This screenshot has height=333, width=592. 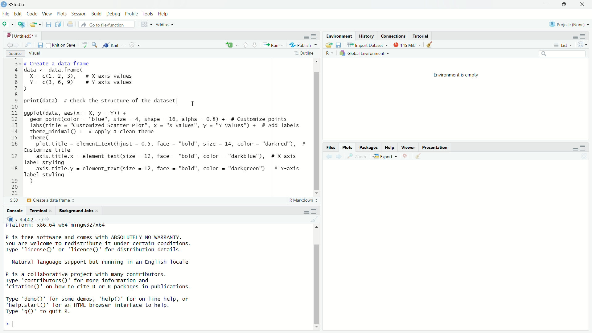 I want to click on R 4.4.2 , so click(x=27, y=218).